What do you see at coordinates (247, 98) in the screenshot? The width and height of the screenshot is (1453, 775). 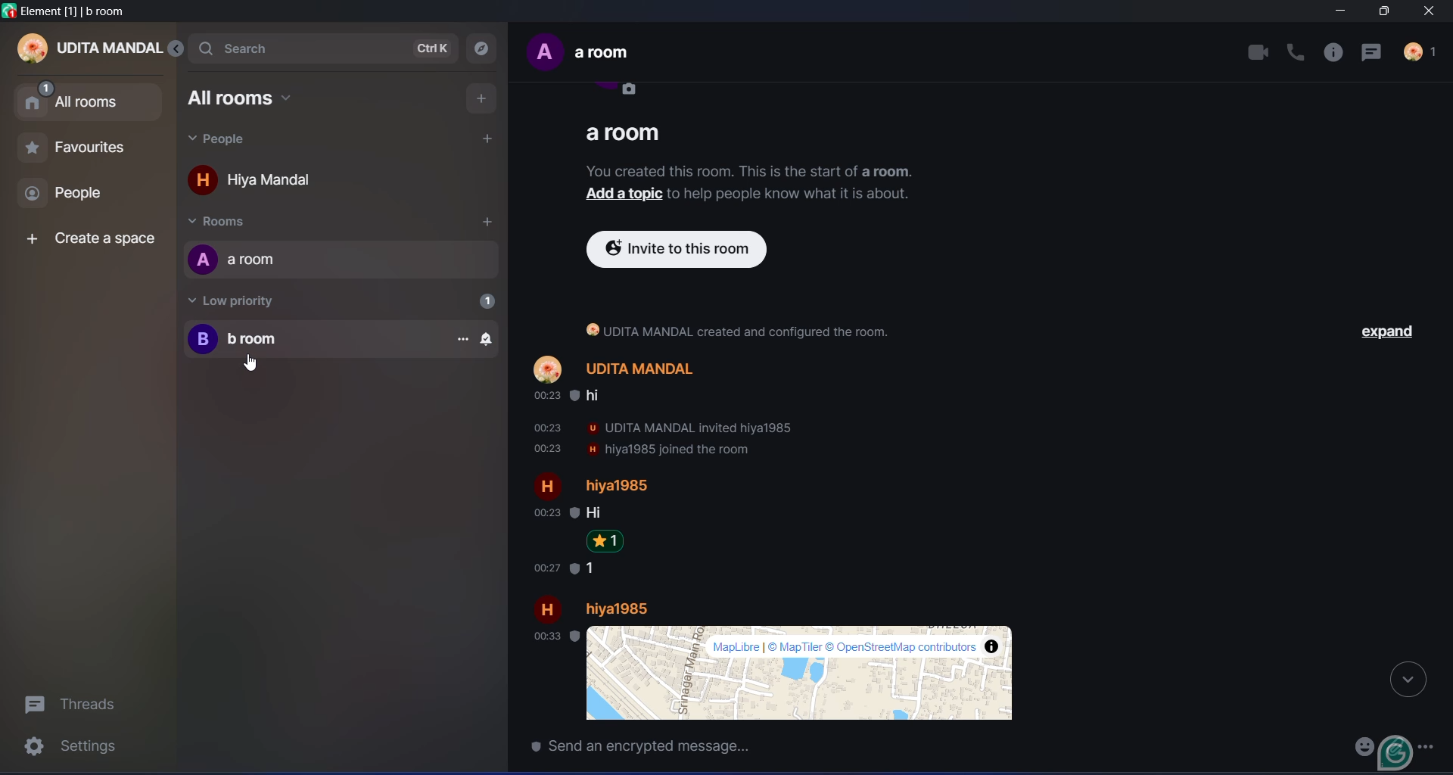 I see `All rooms` at bounding box center [247, 98].